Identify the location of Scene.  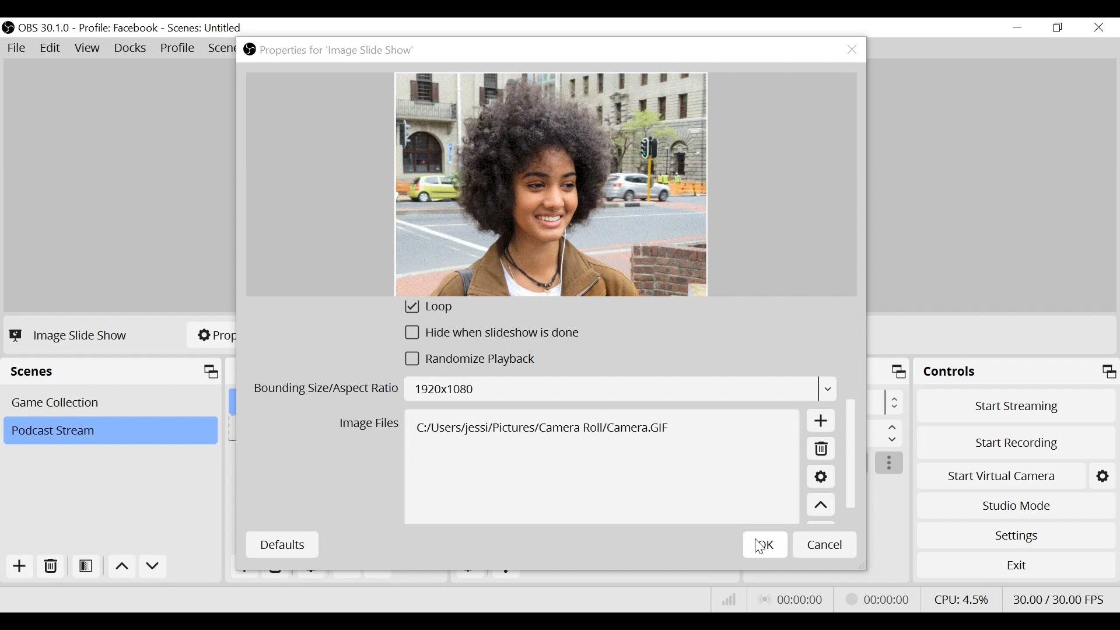
(206, 29).